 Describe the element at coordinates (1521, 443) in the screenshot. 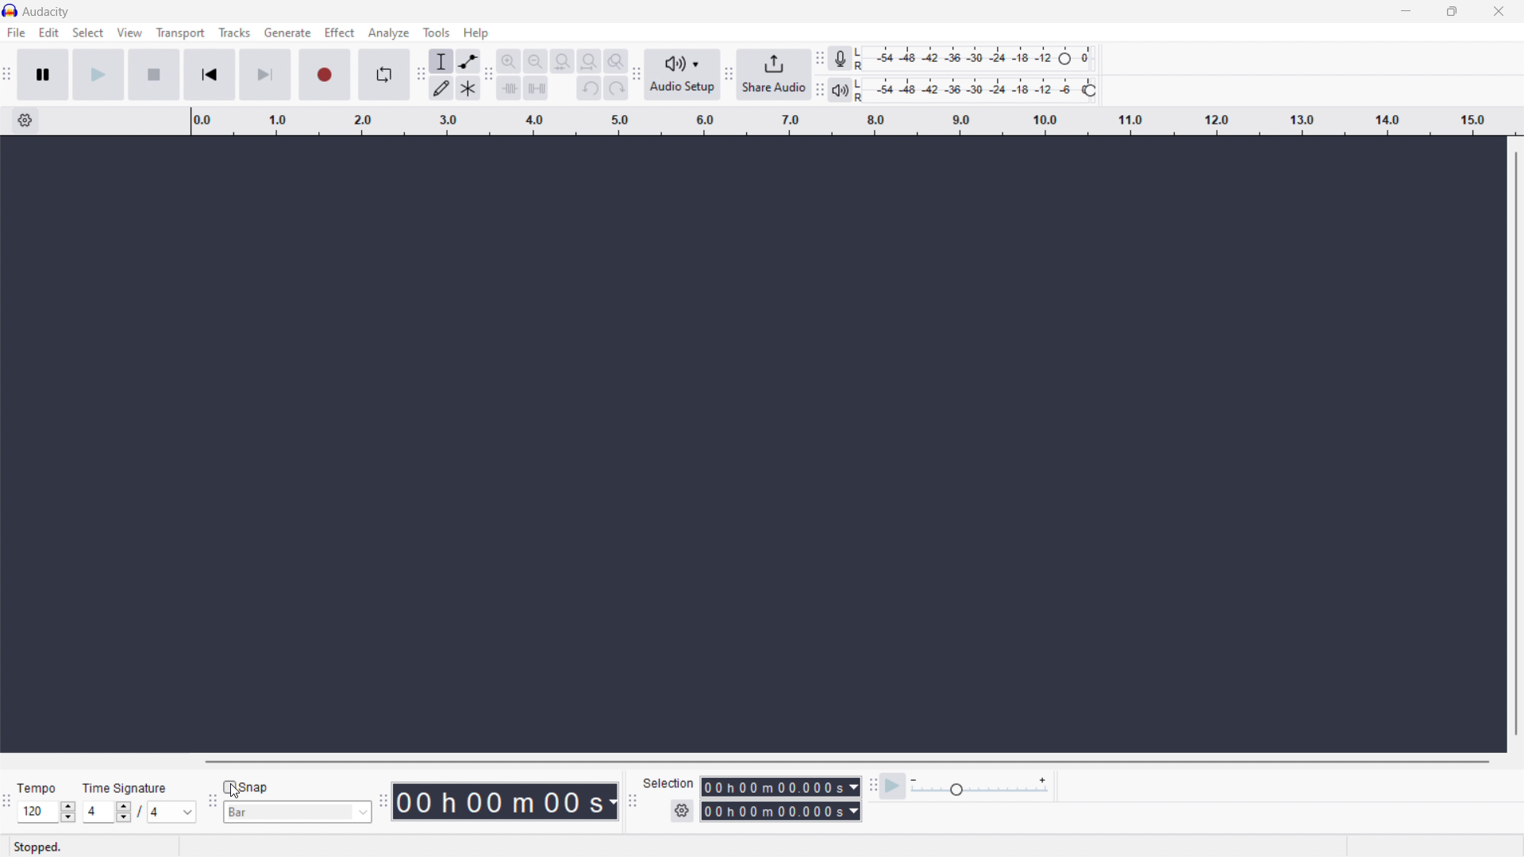

I see `vertical scrollbar` at that location.